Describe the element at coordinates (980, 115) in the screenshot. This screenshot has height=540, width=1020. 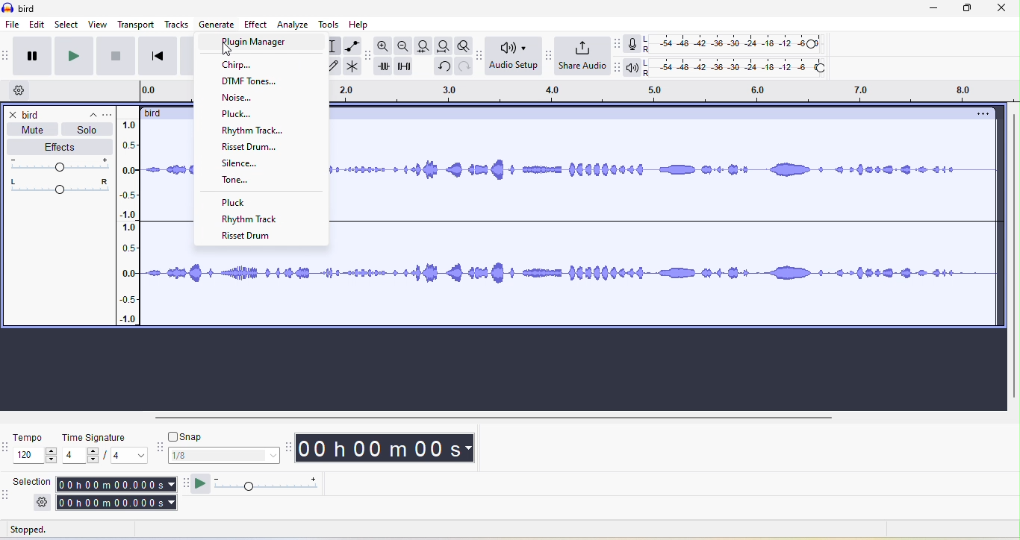
I see `option` at that location.